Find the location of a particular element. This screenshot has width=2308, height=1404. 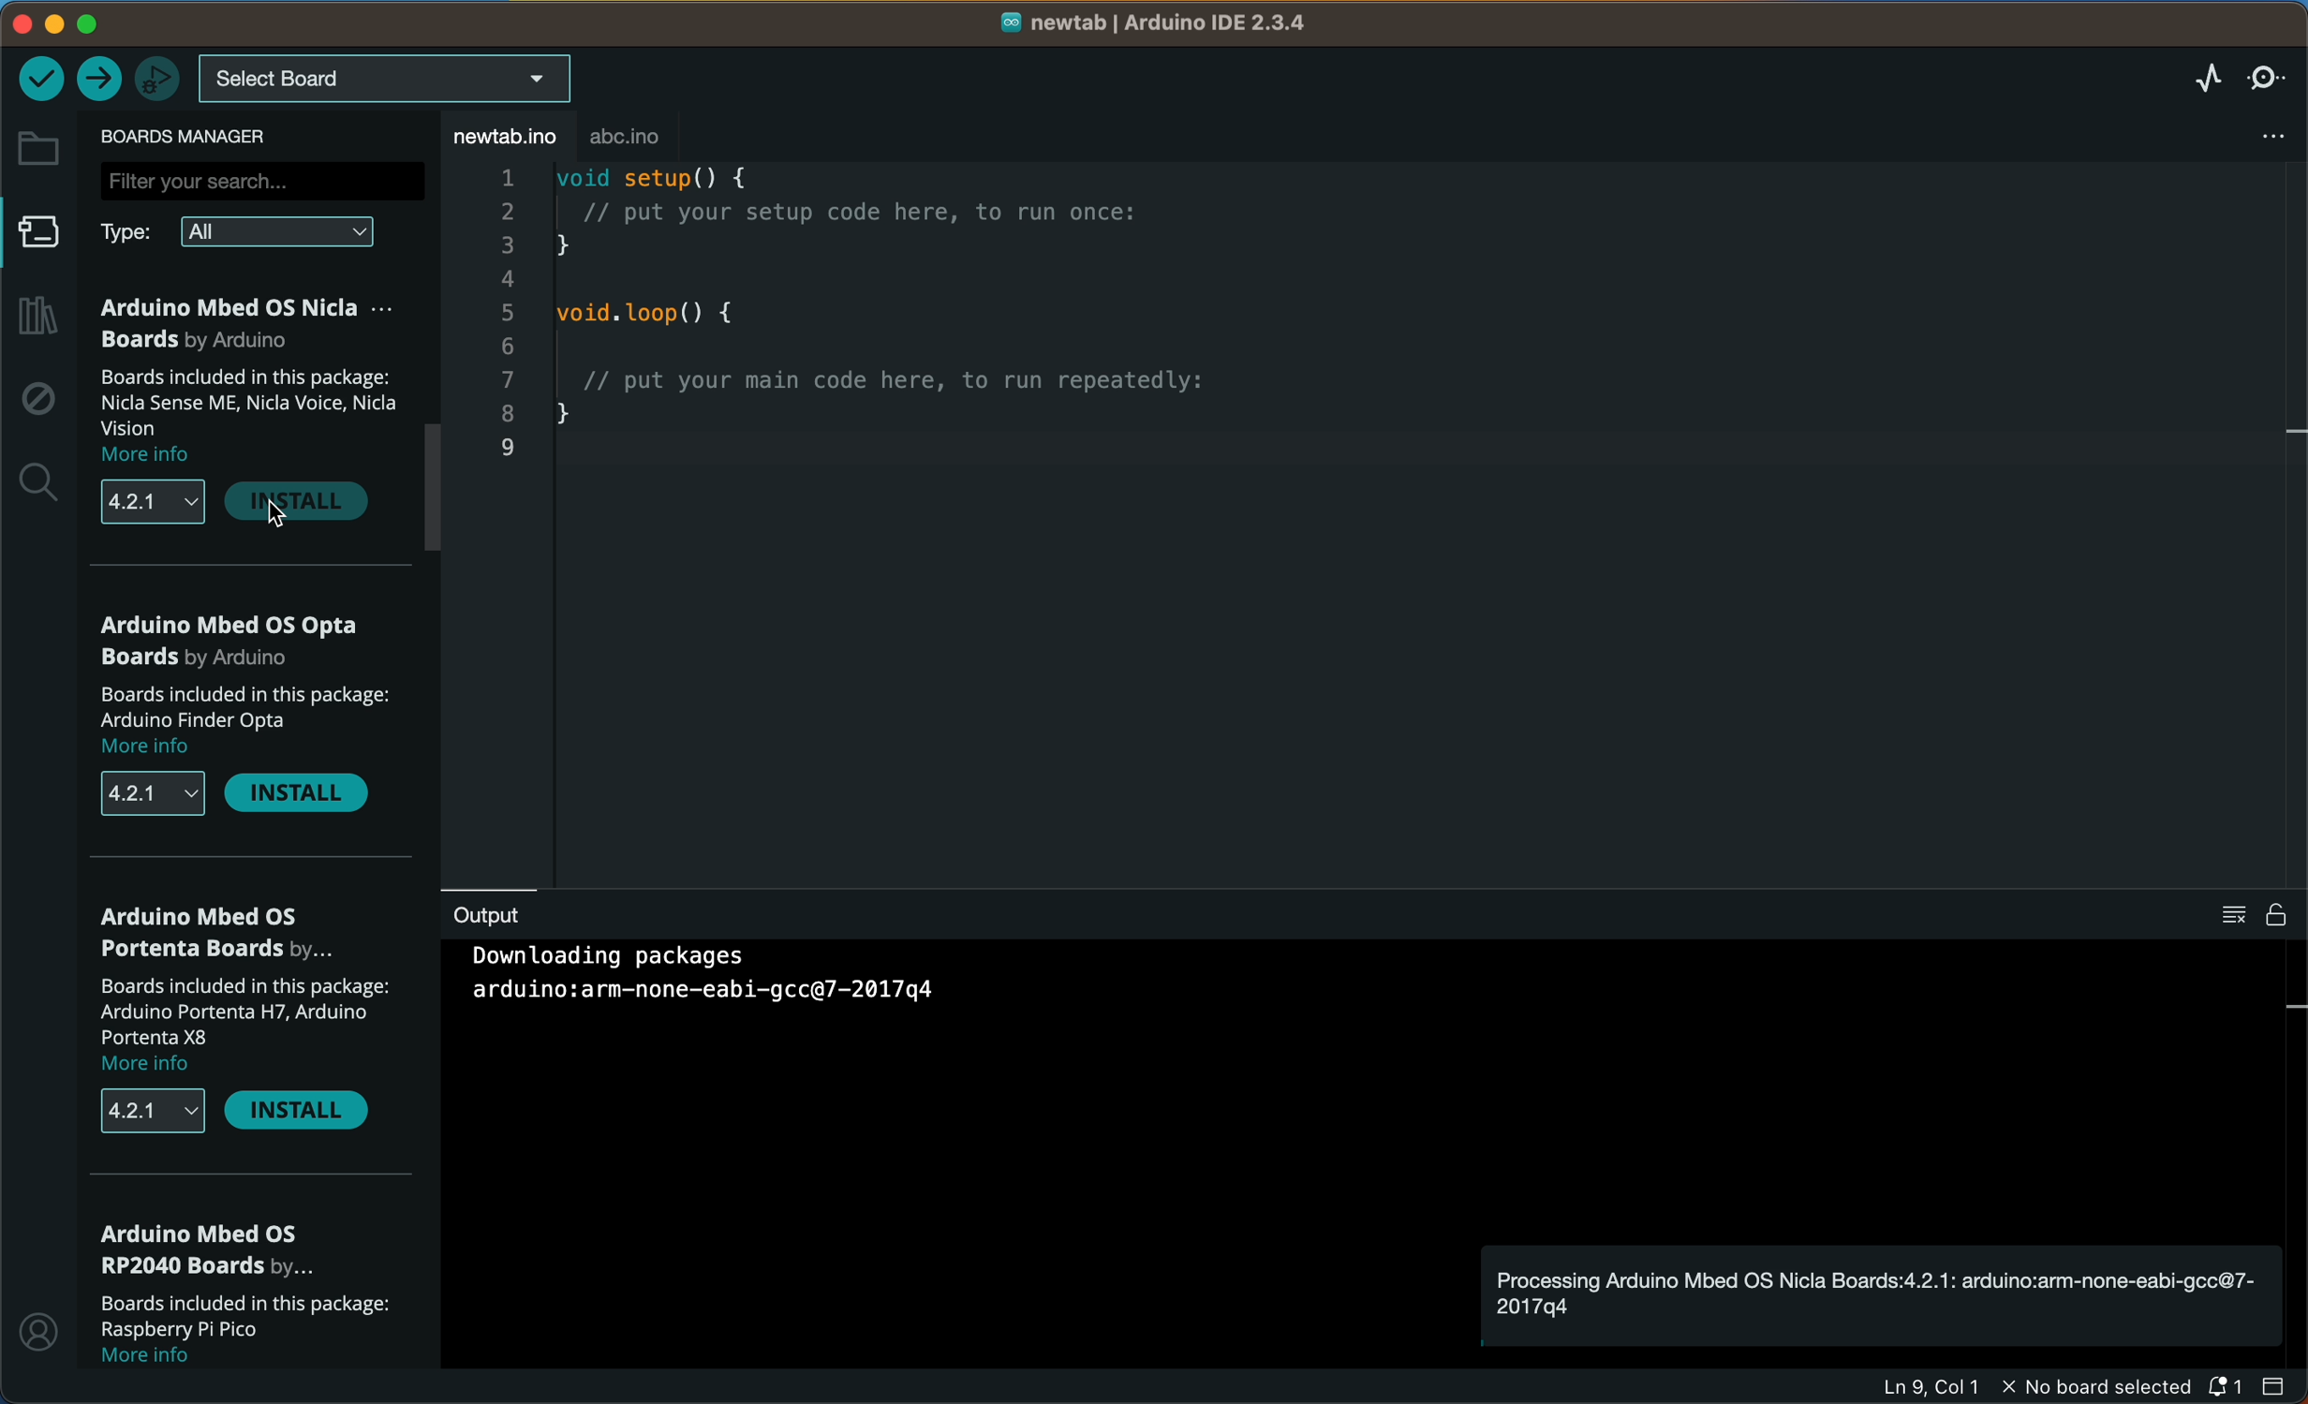

verify is located at coordinates (42, 81).